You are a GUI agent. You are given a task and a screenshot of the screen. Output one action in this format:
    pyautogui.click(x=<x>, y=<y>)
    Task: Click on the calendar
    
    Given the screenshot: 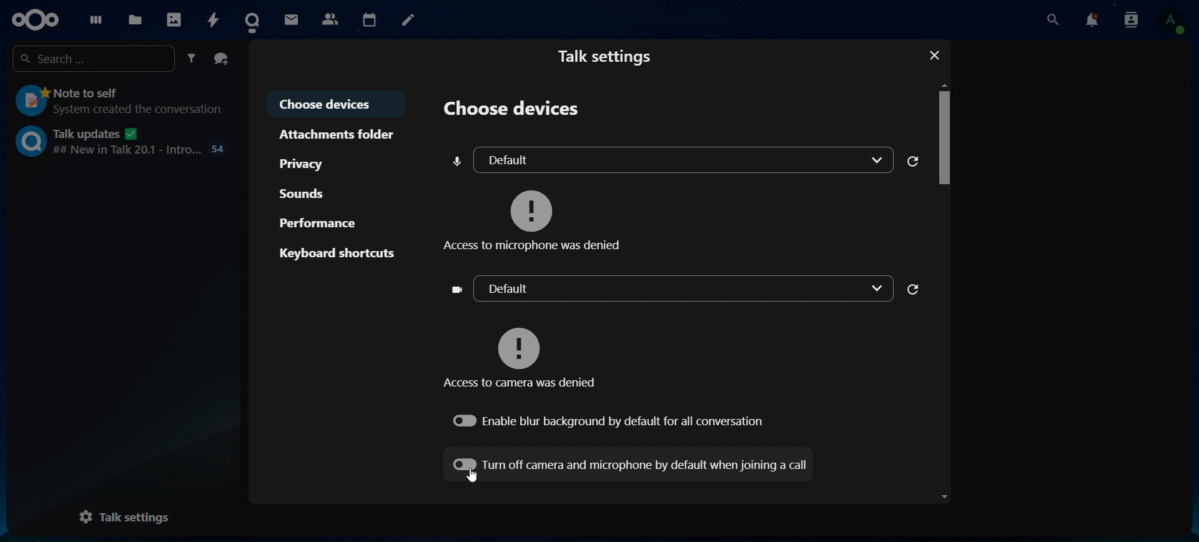 What is the action you would take?
    pyautogui.click(x=371, y=17)
    